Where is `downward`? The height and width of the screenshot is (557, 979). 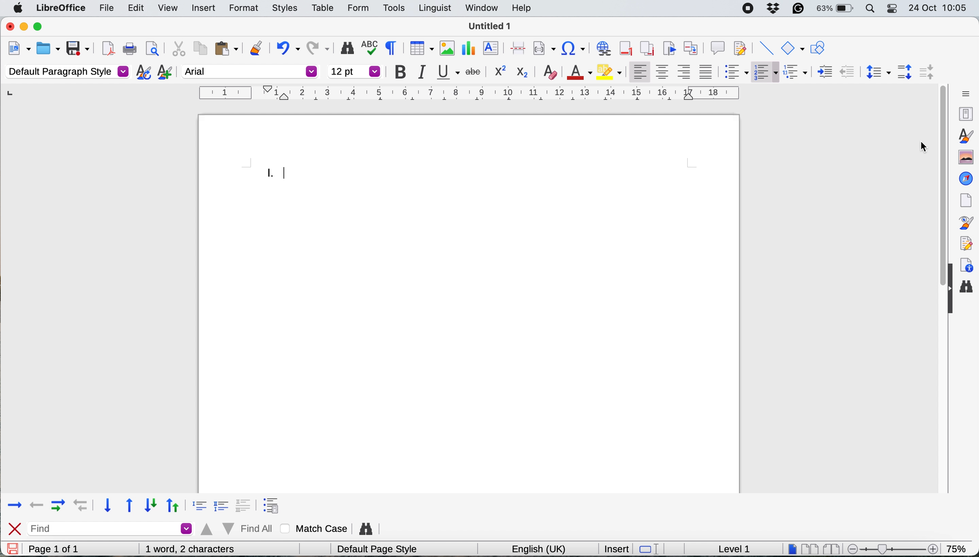
downward is located at coordinates (109, 506).